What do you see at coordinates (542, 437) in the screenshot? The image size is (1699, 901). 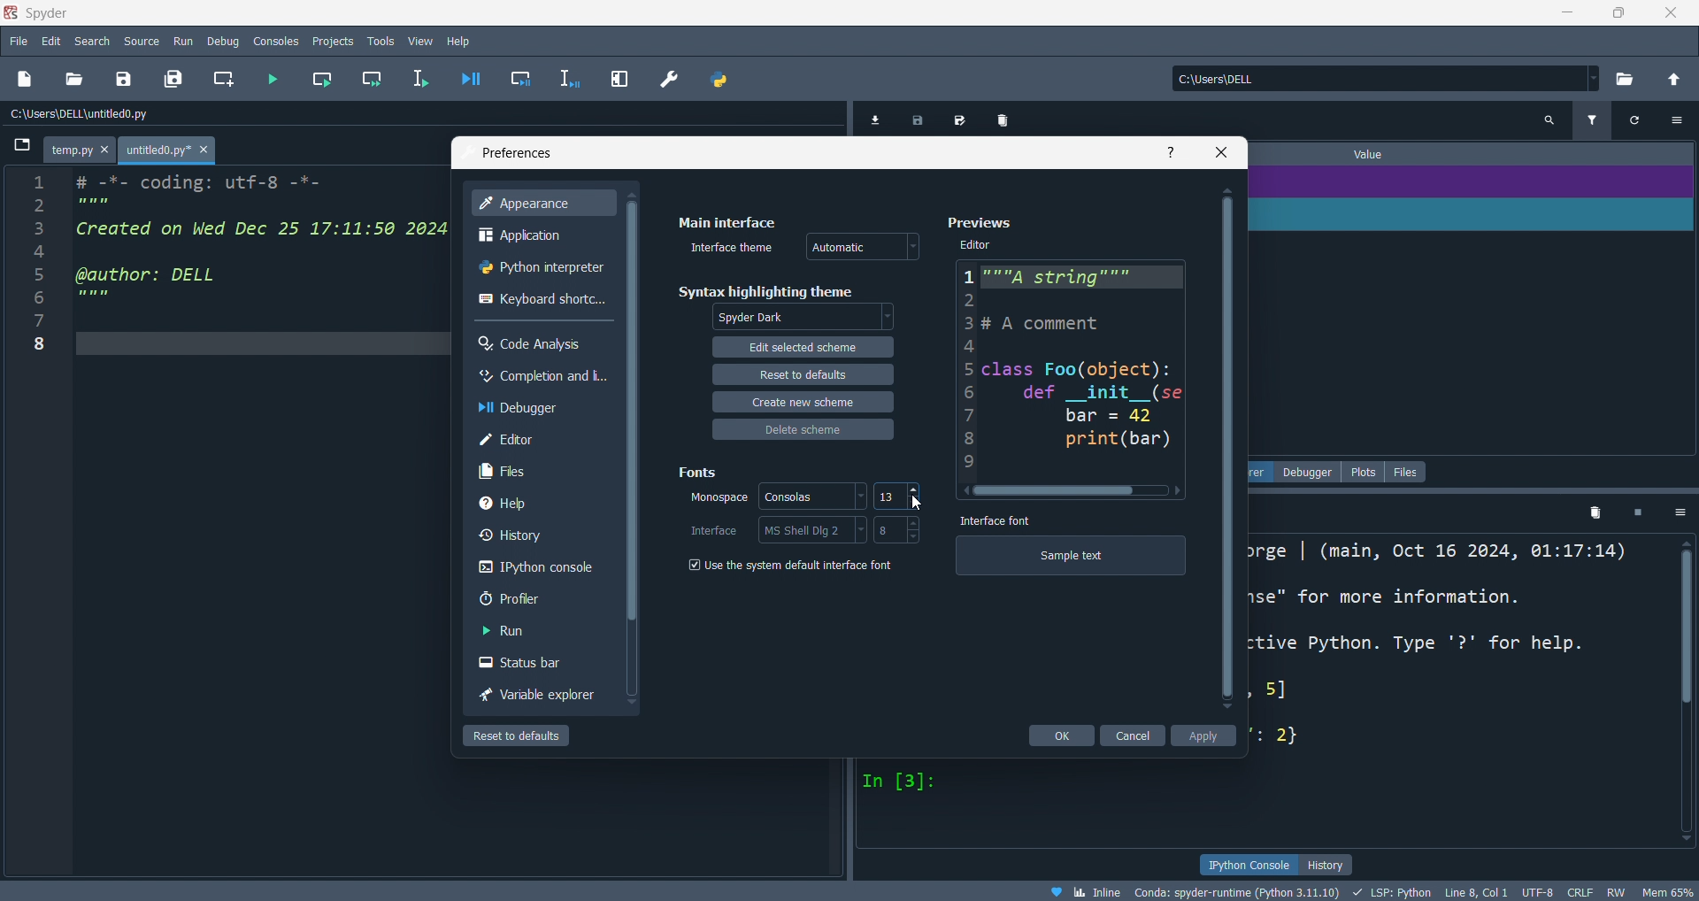 I see `editor` at bounding box center [542, 437].